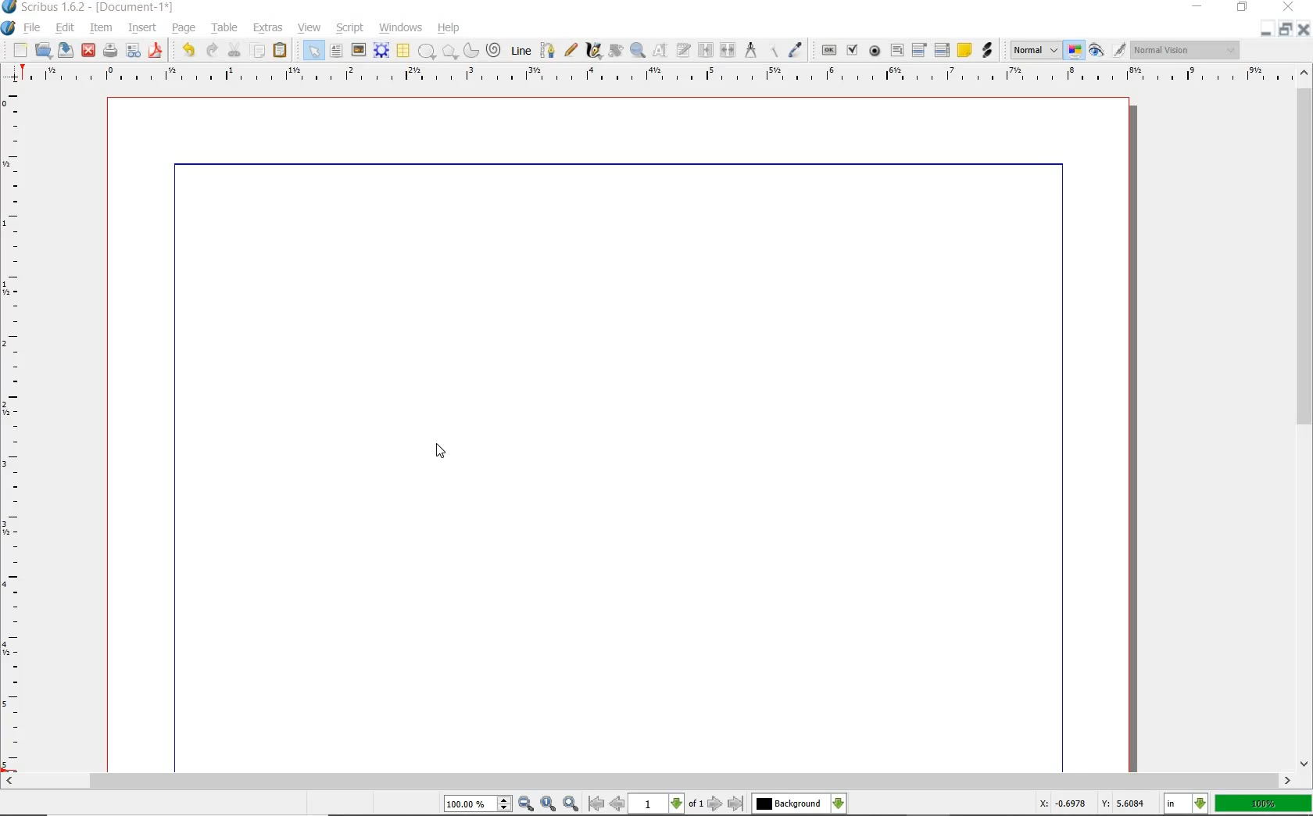  I want to click on SAVE, so click(66, 50).